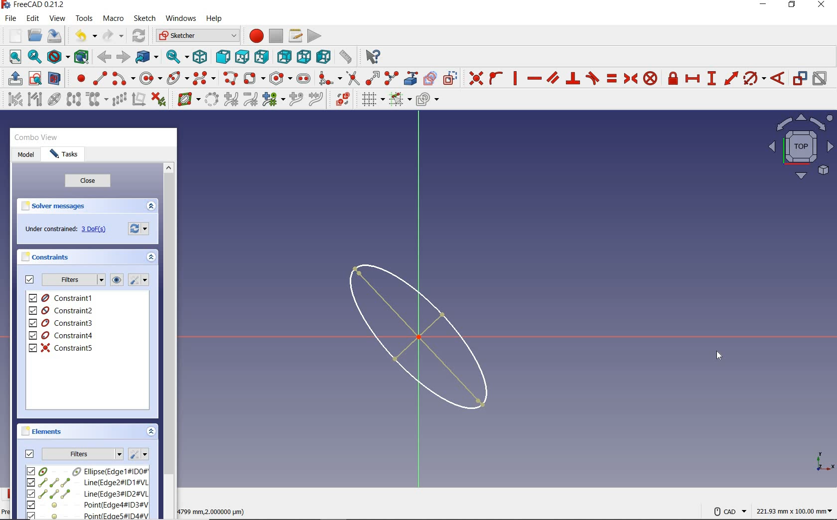 This screenshot has height=520, width=837. What do you see at coordinates (296, 100) in the screenshot?
I see `insert knot` at bounding box center [296, 100].